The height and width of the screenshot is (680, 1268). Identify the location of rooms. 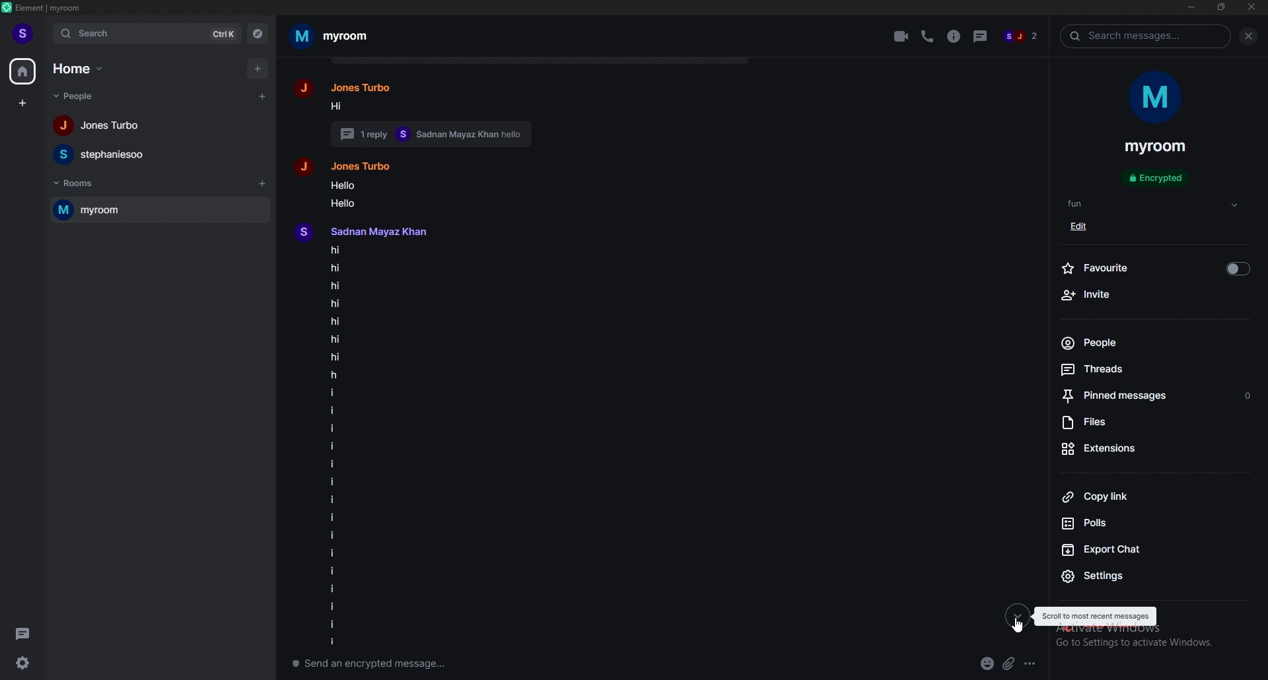
(77, 184).